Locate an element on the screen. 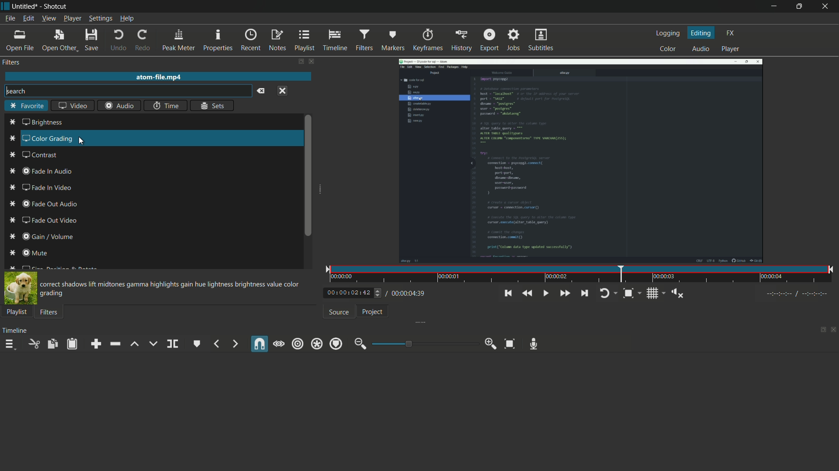 This screenshot has width=839, height=471. export is located at coordinates (490, 39).